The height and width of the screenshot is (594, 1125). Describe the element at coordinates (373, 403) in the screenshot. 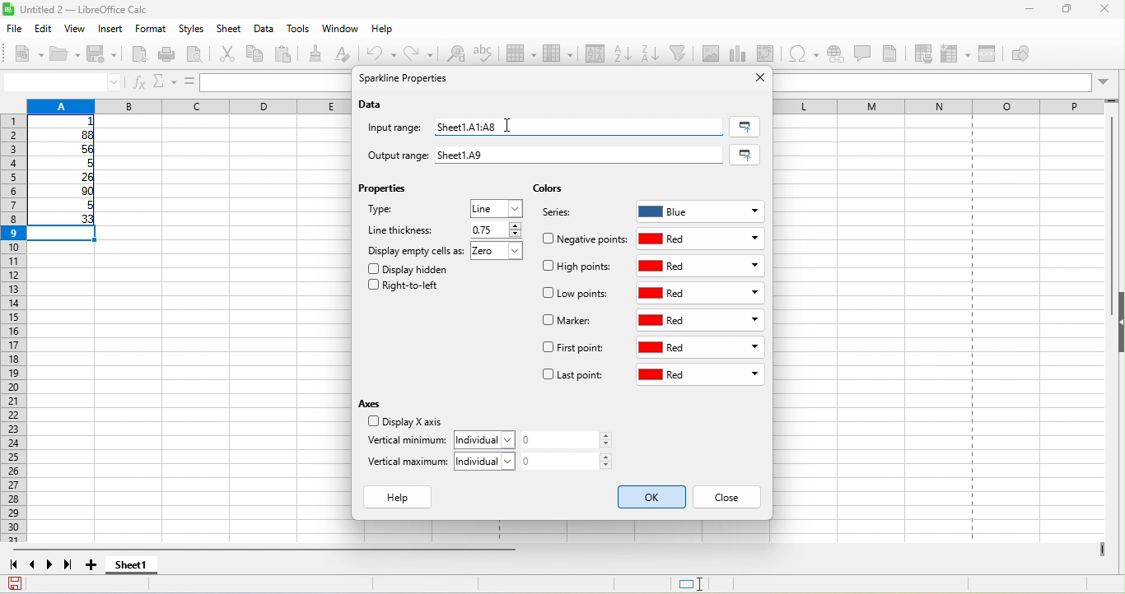

I see `axes` at that location.